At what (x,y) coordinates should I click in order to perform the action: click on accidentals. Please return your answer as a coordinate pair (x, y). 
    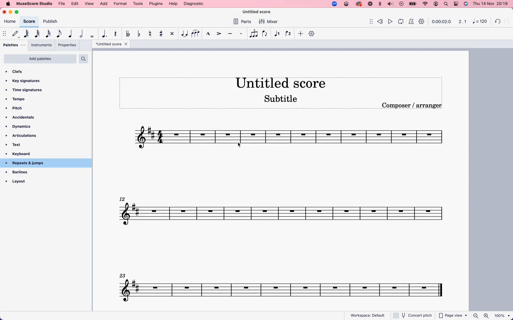
    Looking at the image, I should click on (22, 117).